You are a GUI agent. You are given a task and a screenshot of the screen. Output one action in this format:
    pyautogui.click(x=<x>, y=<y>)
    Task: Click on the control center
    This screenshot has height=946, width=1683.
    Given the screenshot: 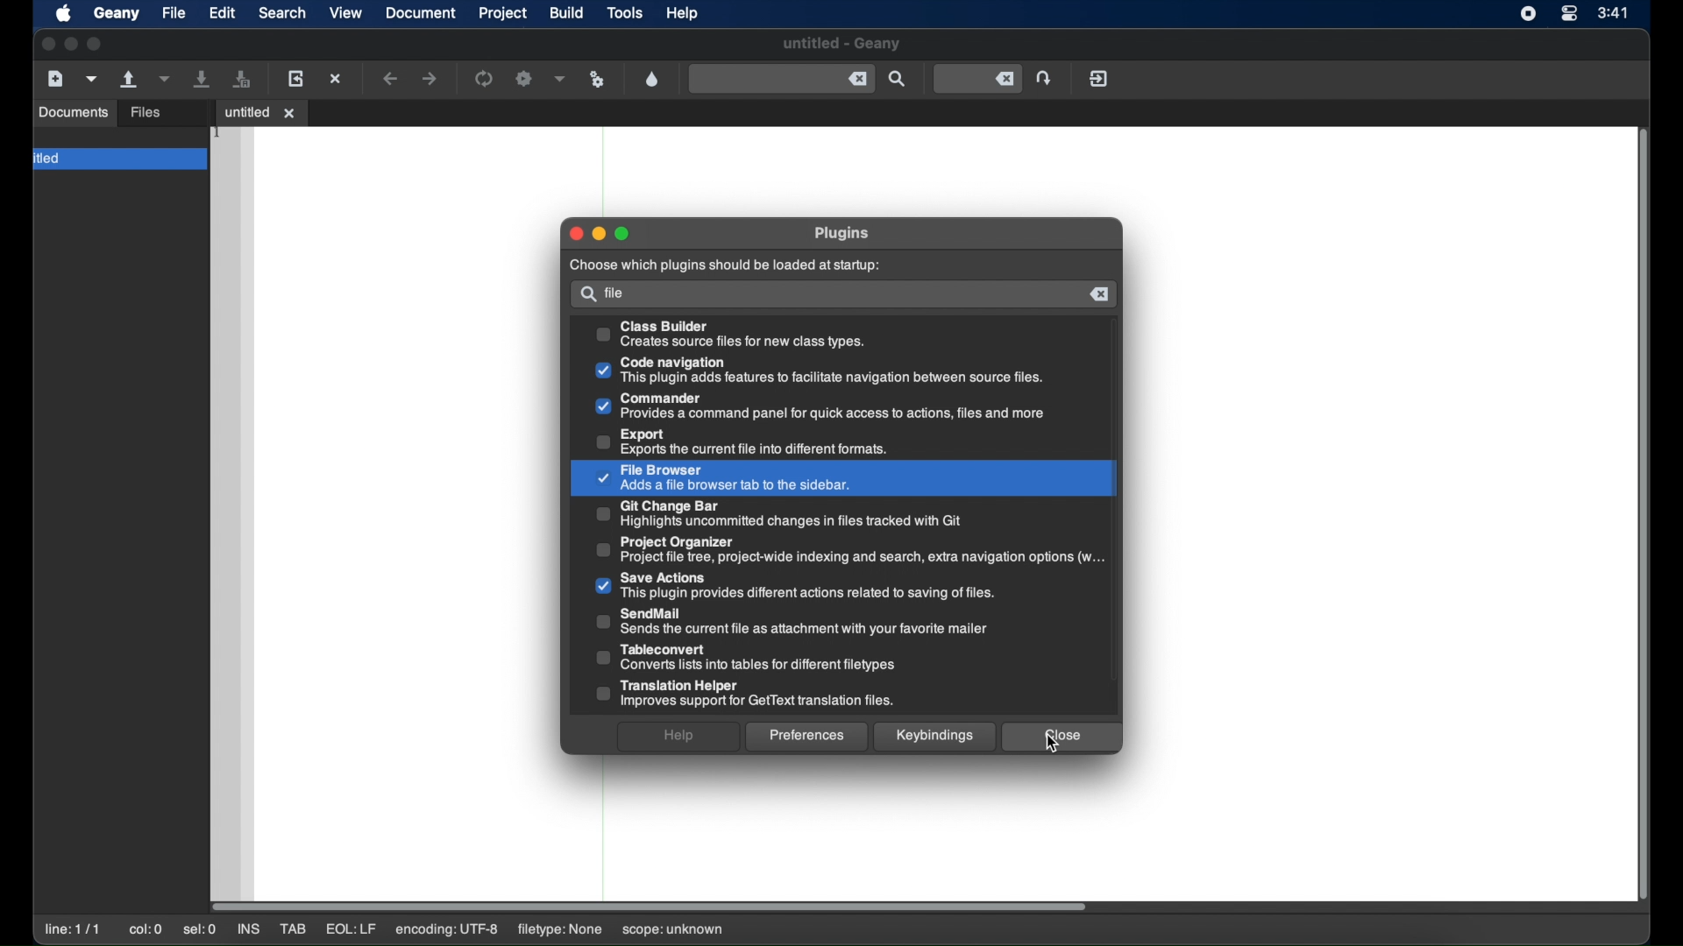 What is the action you would take?
    pyautogui.click(x=1571, y=14)
    